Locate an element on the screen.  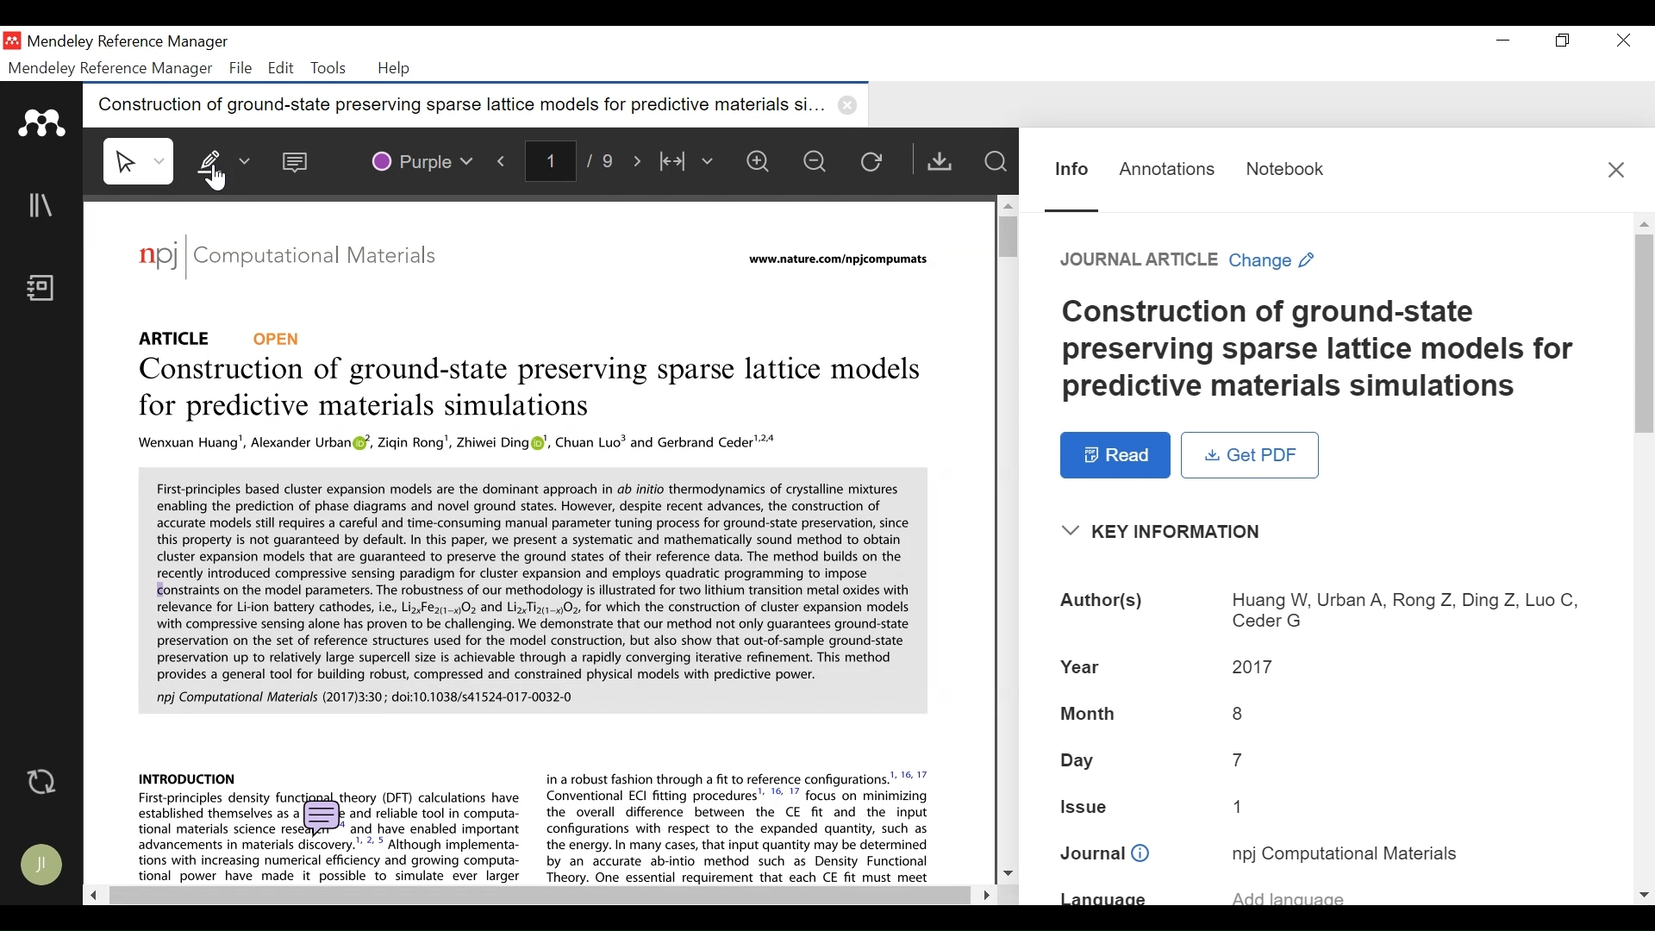
Read is located at coordinates (1116, 455).